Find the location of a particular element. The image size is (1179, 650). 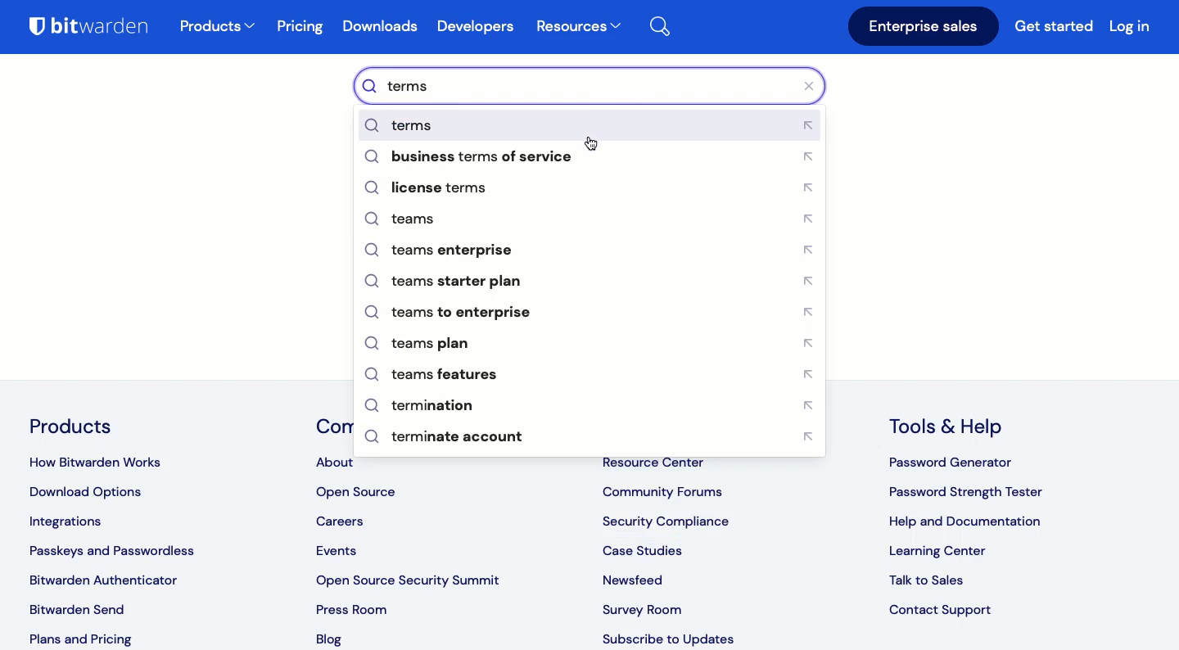

Enterprise sales is located at coordinates (924, 27).